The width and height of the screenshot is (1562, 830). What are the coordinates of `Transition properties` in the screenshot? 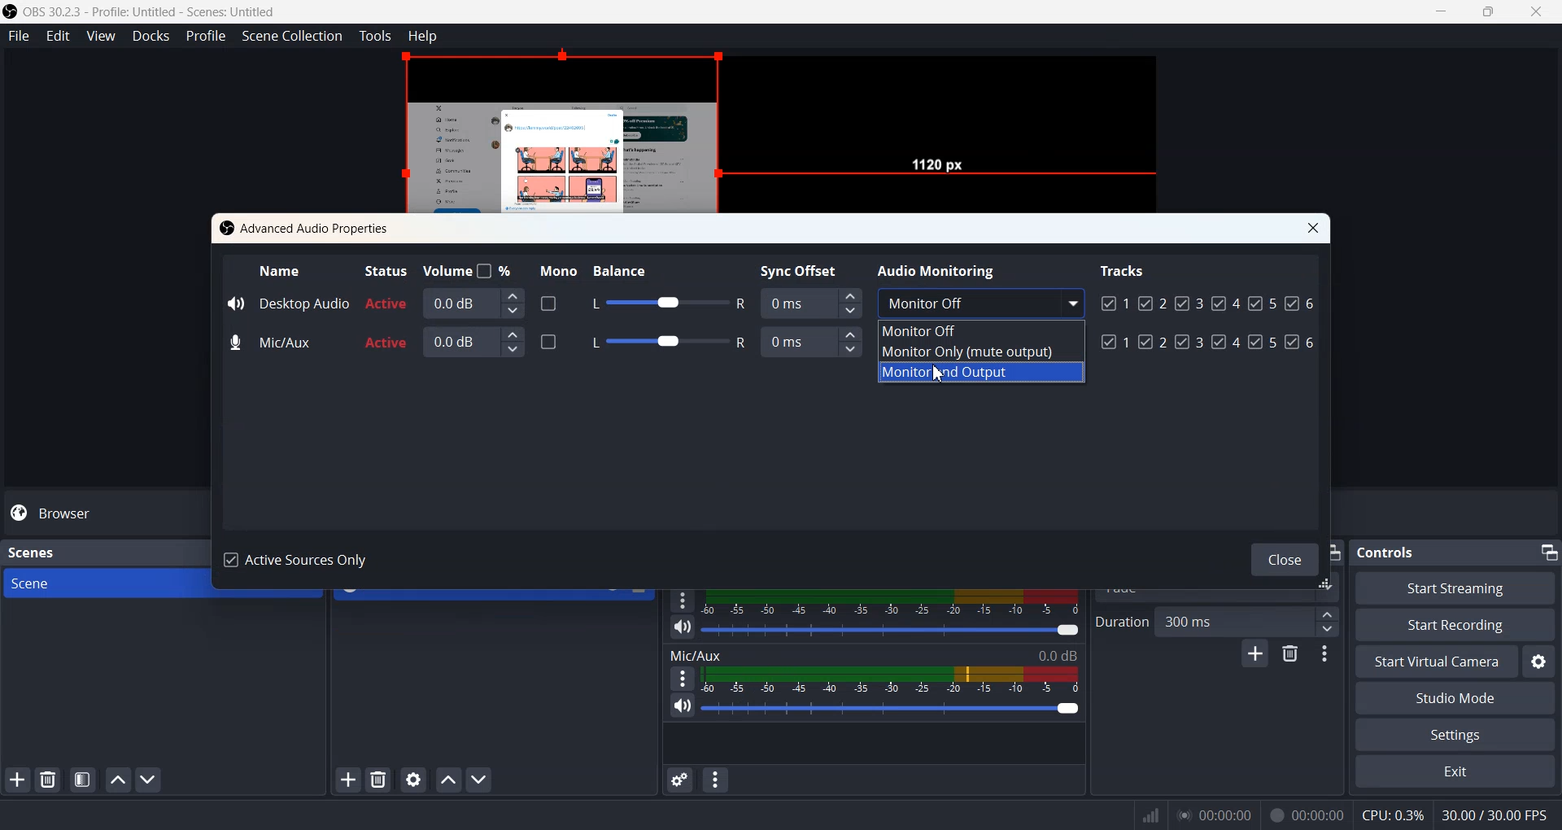 It's located at (1328, 656).